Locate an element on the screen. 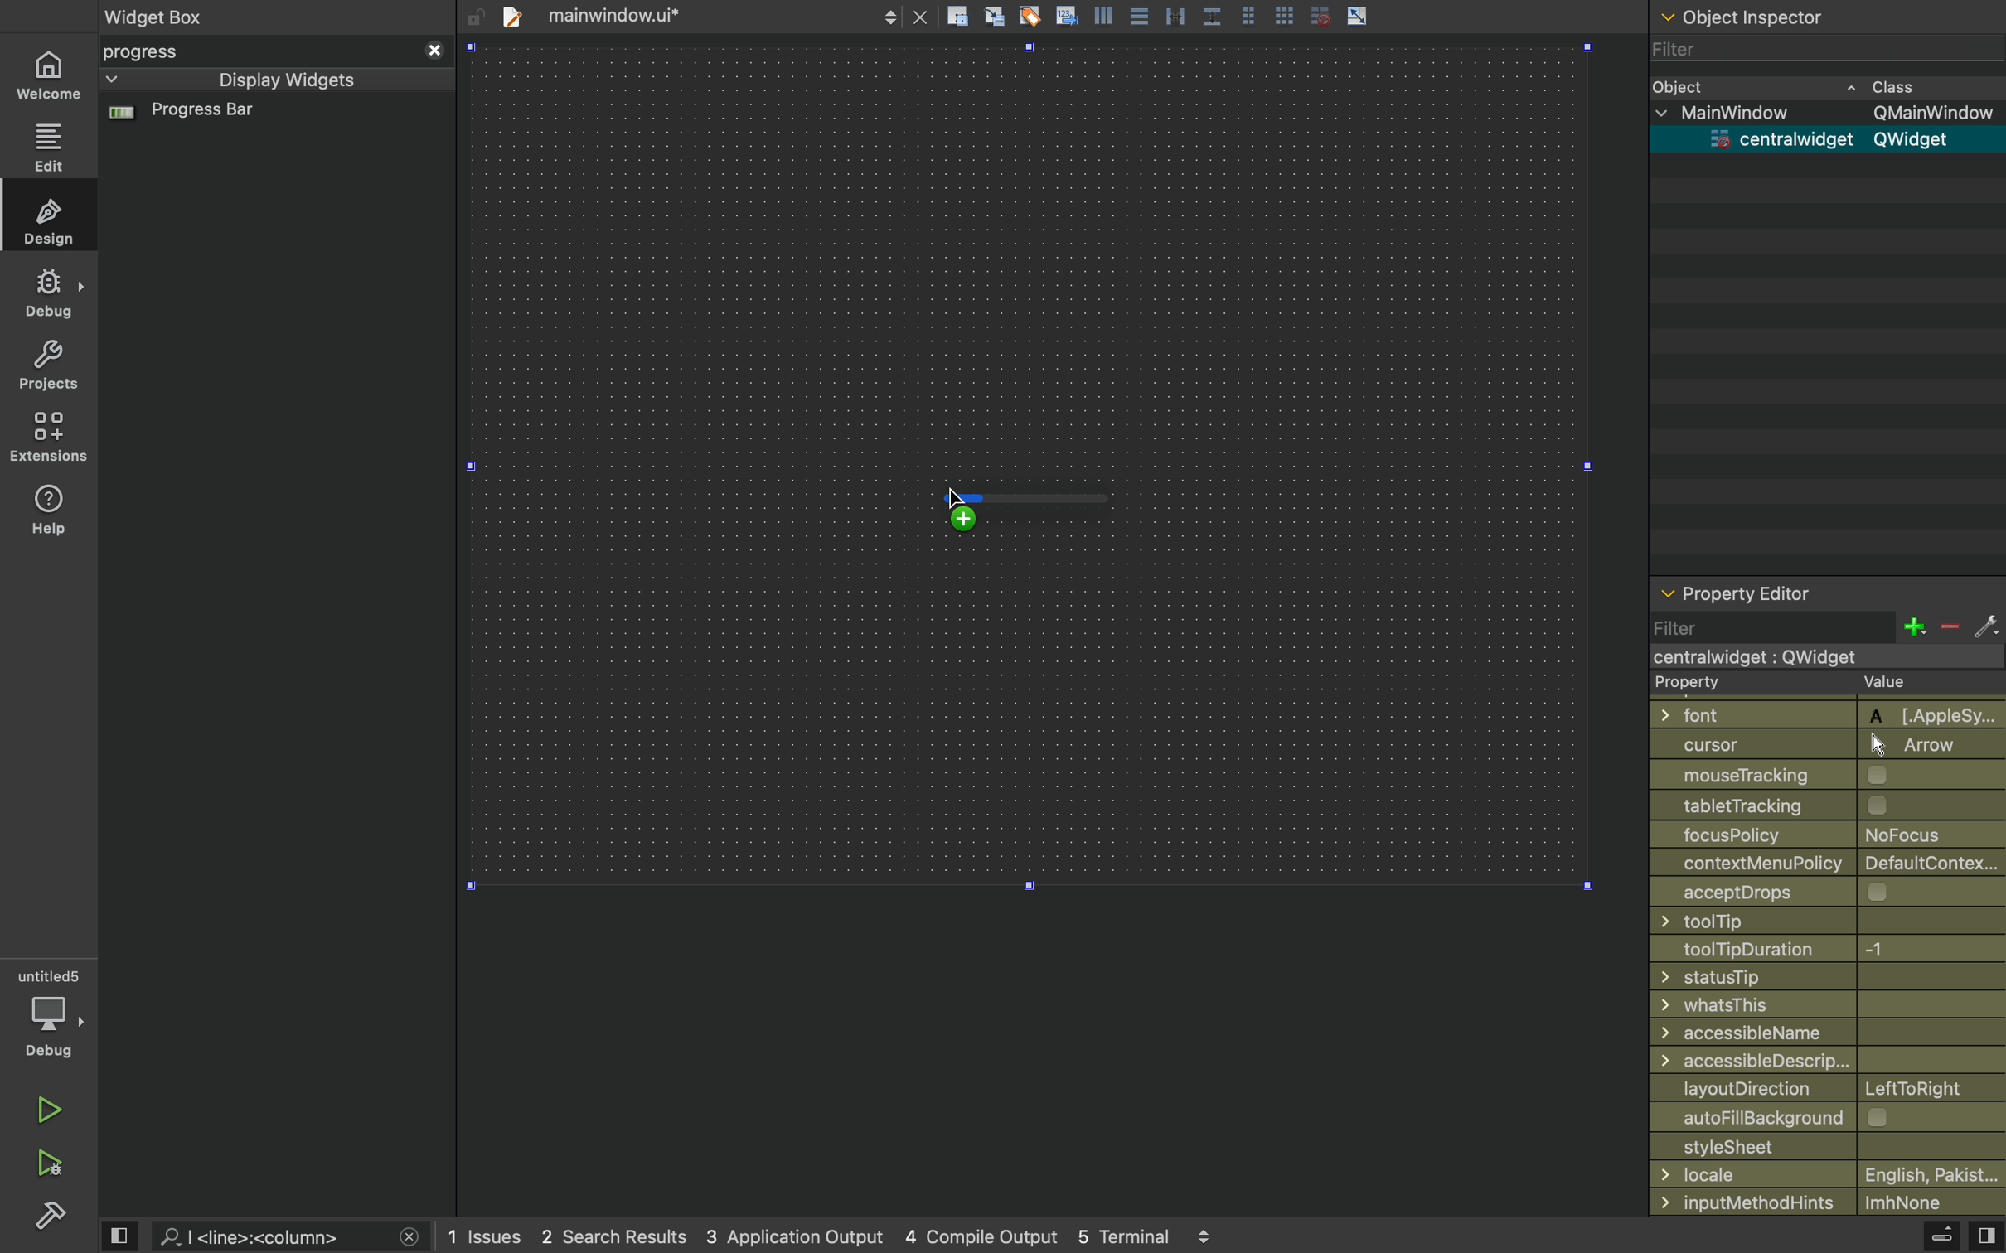 The image size is (2006, 1253). autofillbackground is located at coordinates (1832, 1117).